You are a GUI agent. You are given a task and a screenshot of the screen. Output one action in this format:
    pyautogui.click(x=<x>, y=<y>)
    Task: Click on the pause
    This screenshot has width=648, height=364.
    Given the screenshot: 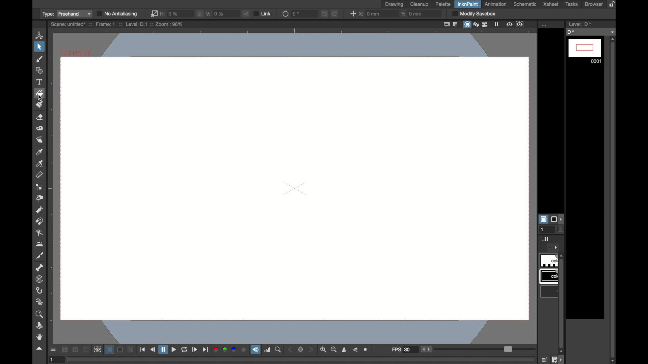 What is the action you would take?
    pyautogui.click(x=164, y=350)
    